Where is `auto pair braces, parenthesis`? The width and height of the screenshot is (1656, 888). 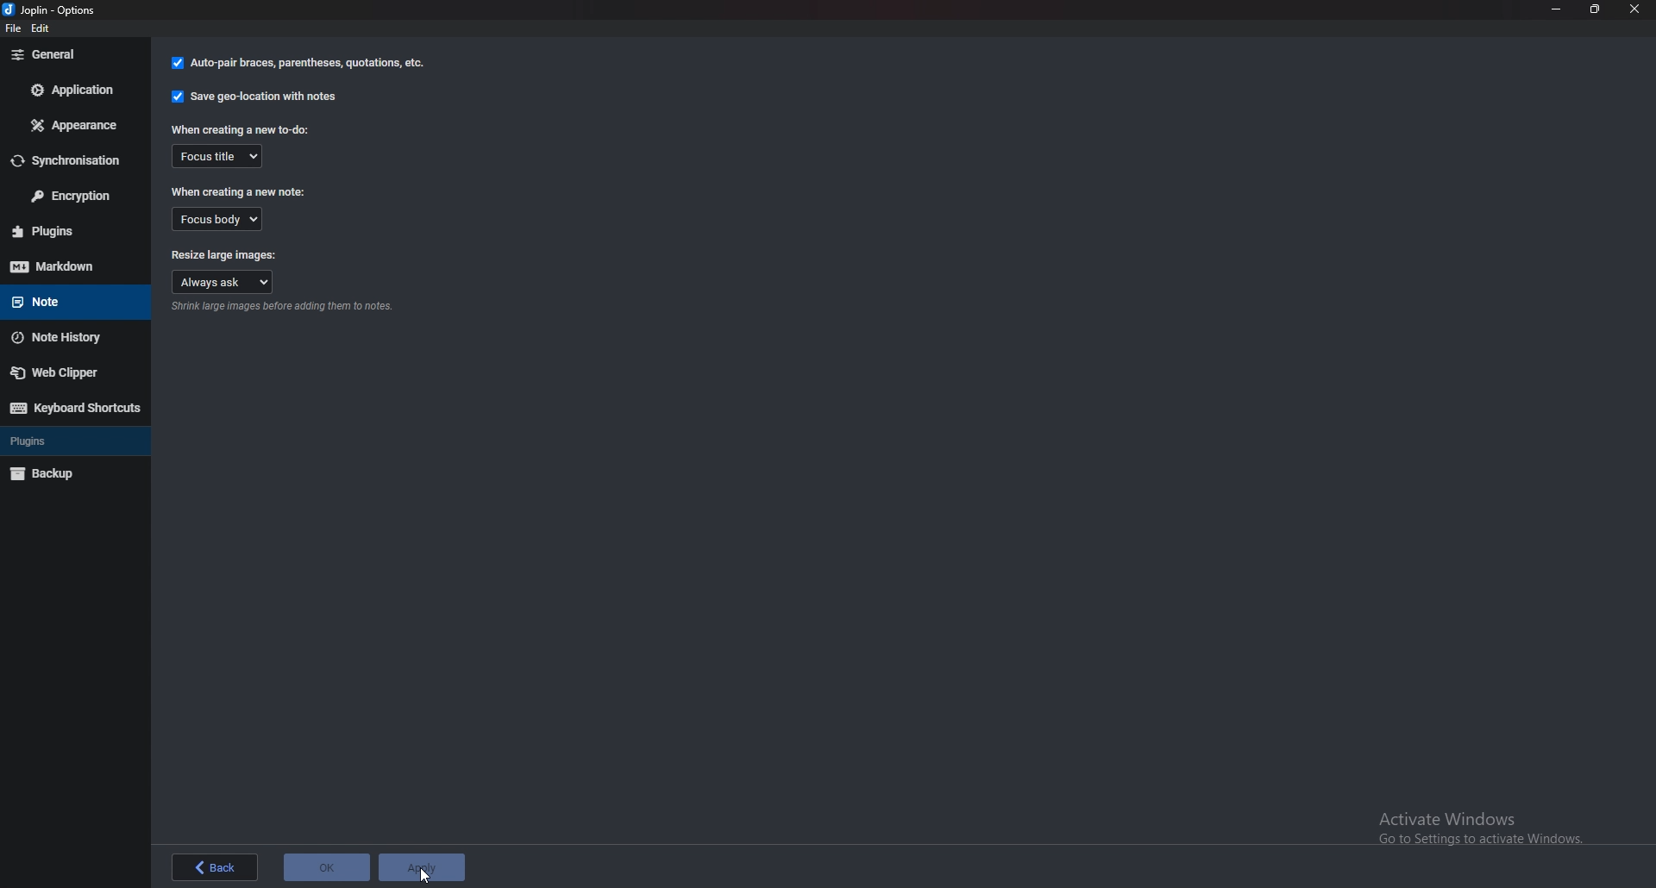
auto pair braces, parenthesis is located at coordinates (294, 66).